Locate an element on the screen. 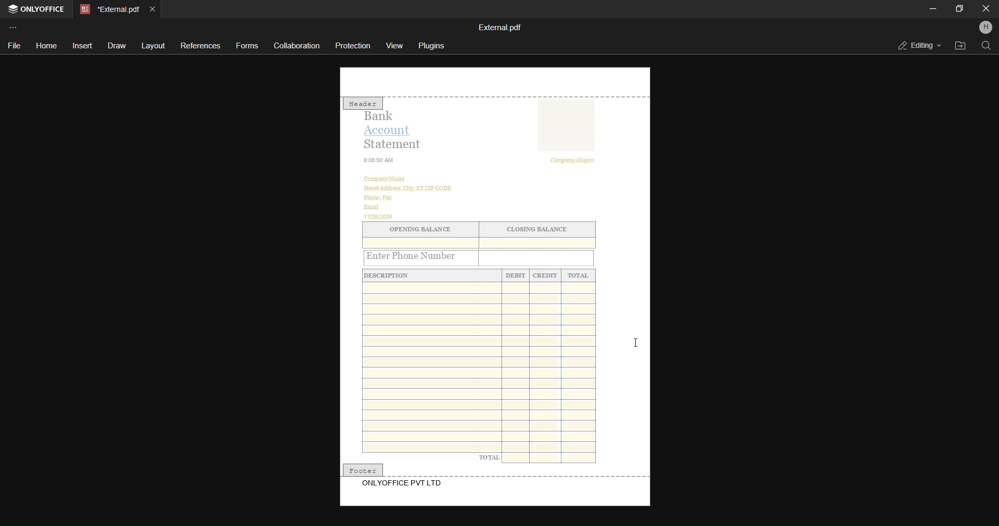  profile is located at coordinates (985, 28).